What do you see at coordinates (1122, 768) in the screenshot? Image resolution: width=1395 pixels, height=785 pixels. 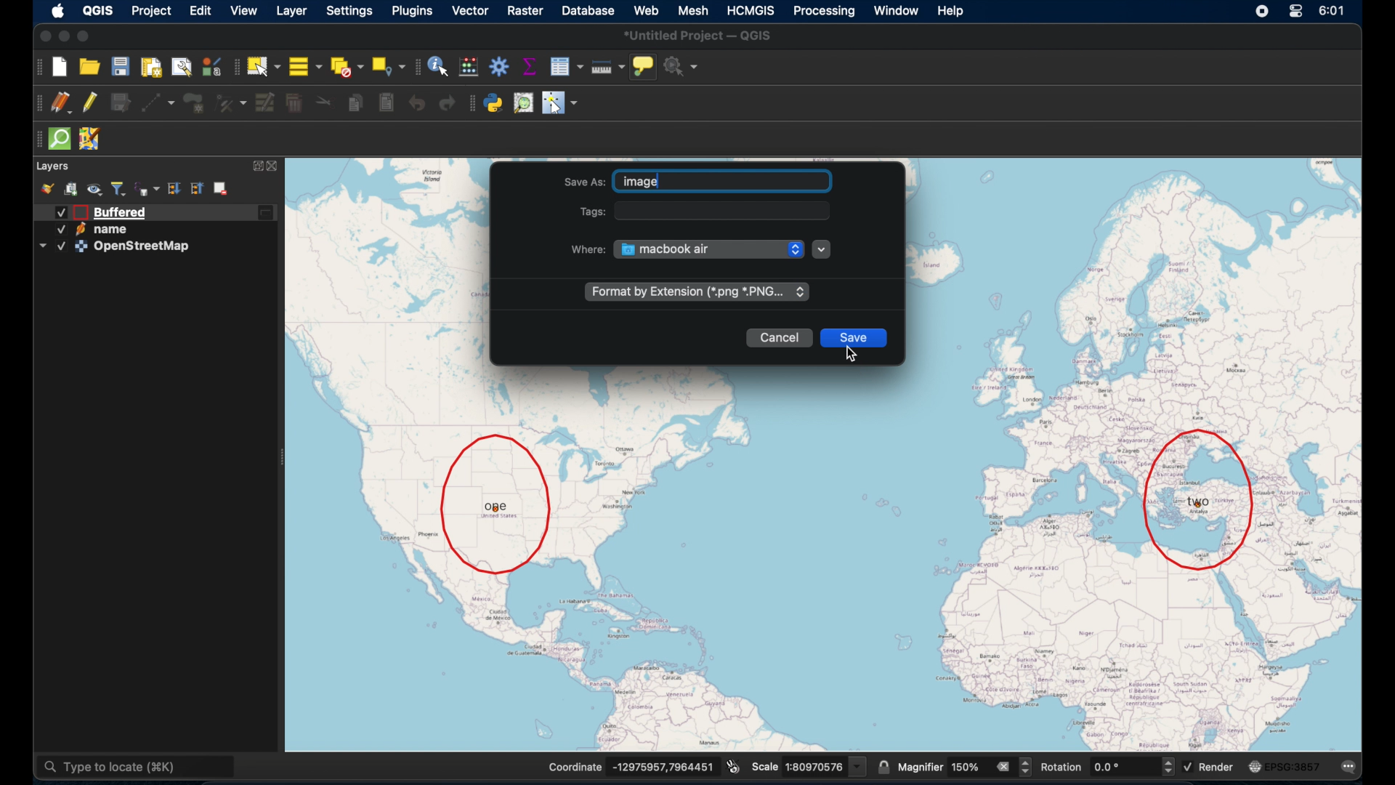 I see `rotation input value` at bounding box center [1122, 768].